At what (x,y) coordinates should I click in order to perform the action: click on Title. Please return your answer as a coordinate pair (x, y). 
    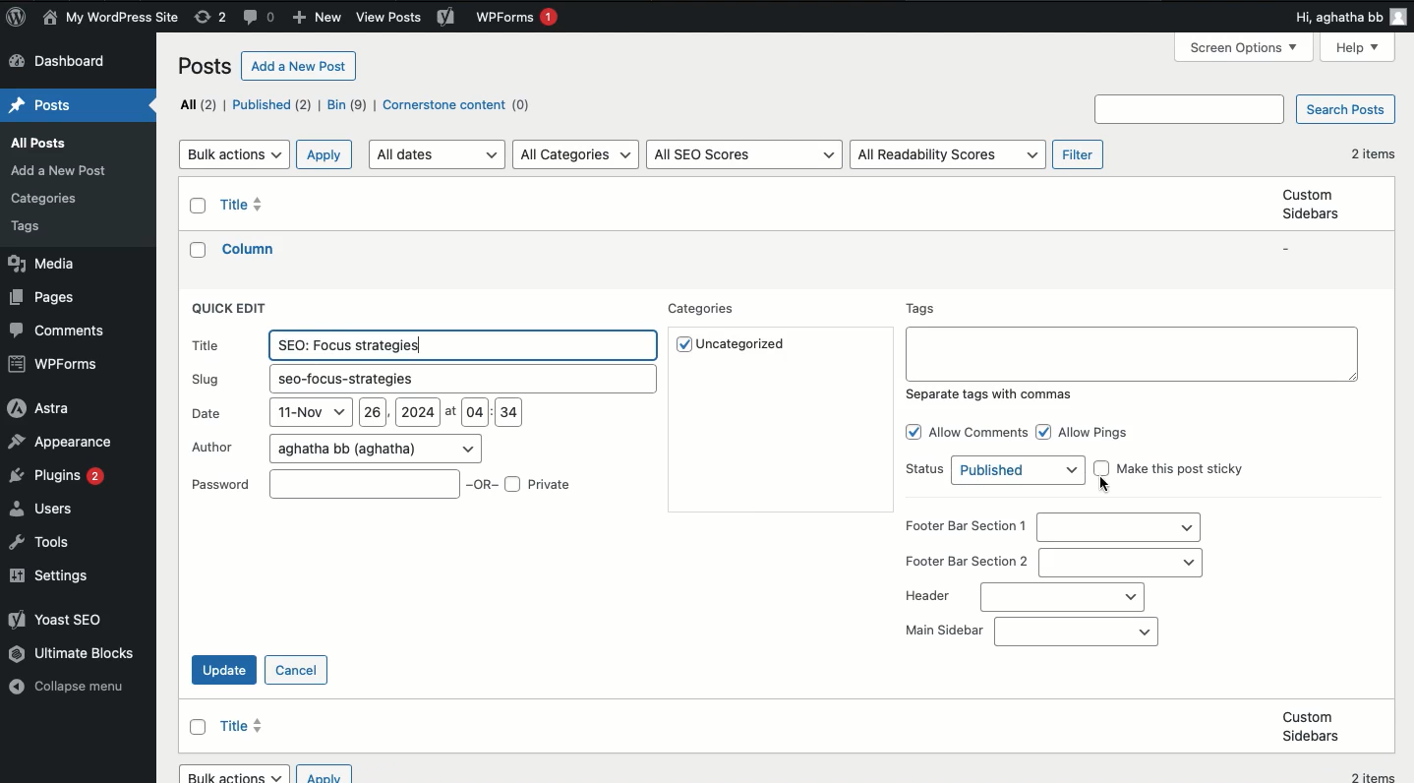
    Looking at the image, I should click on (252, 248).